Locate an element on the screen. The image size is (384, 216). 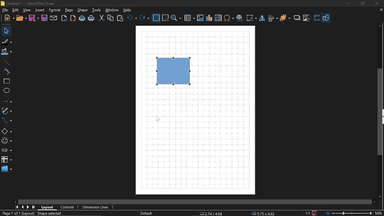
Edit is located at coordinates (15, 10).